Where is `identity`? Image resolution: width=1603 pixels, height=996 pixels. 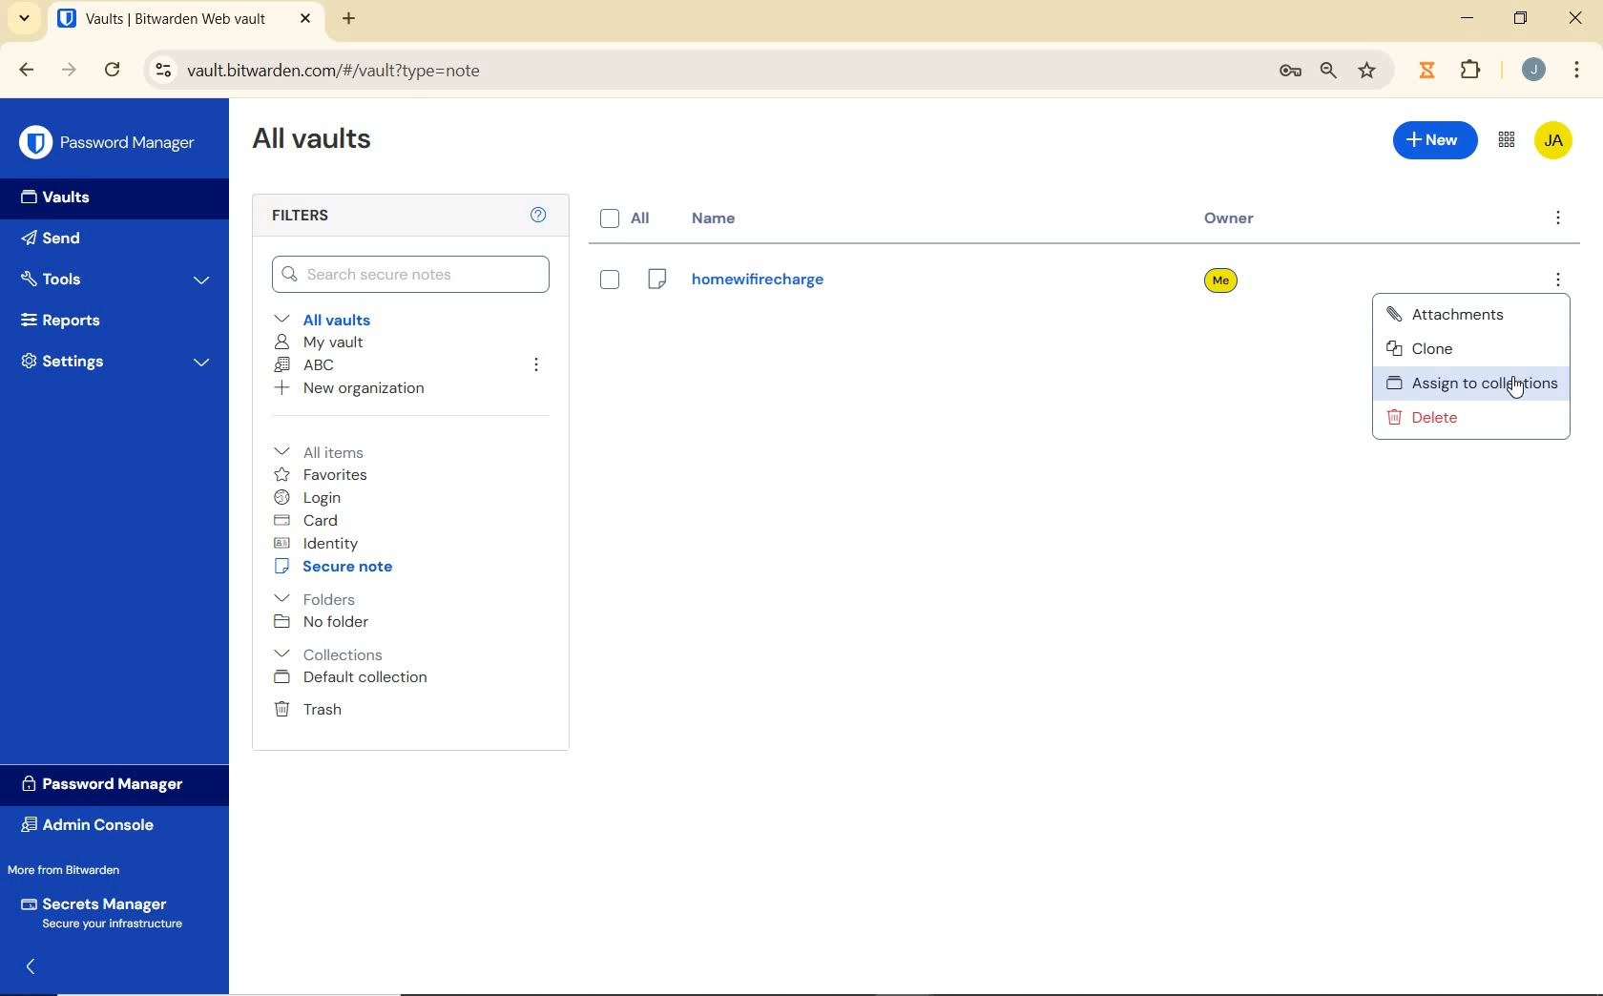
identity is located at coordinates (316, 542).